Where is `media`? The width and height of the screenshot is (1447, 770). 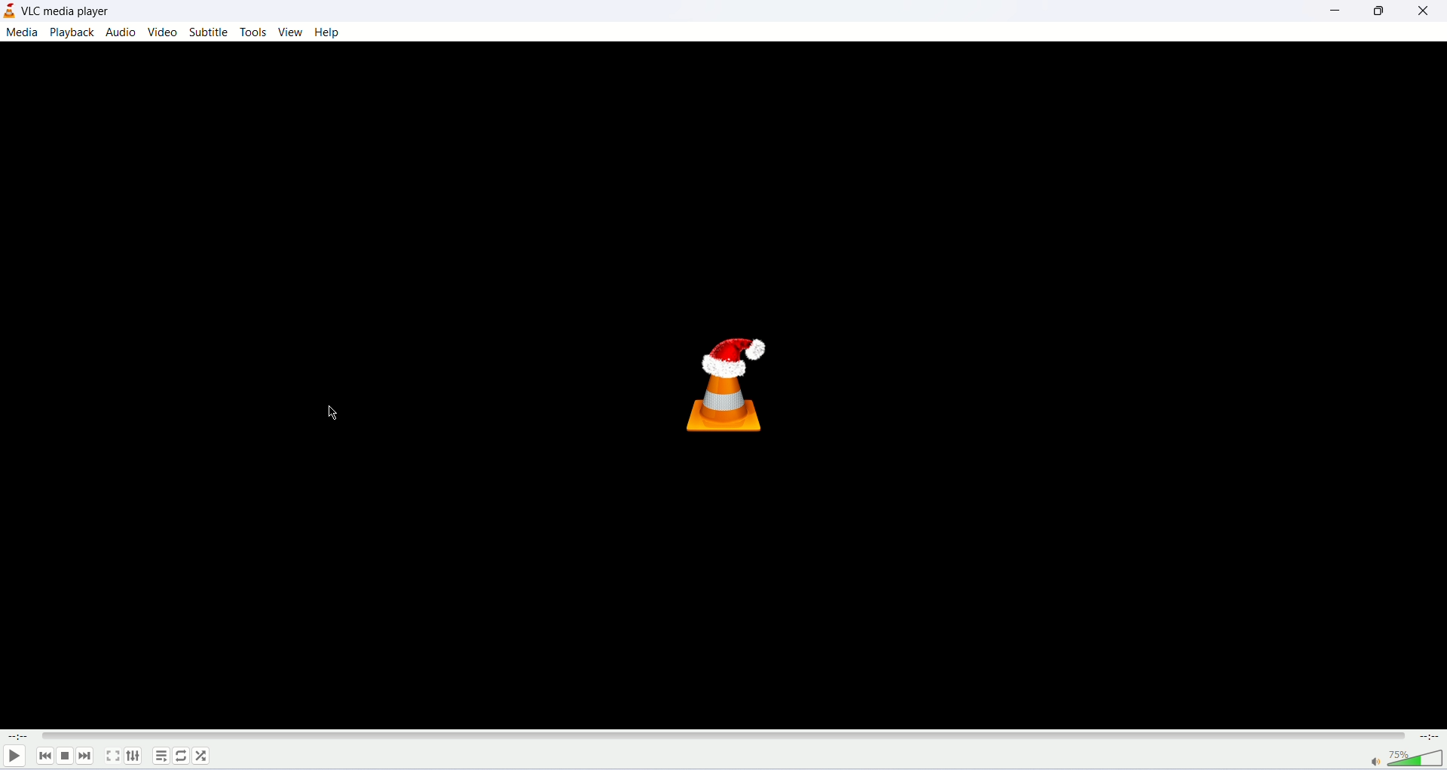
media is located at coordinates (20, 32).